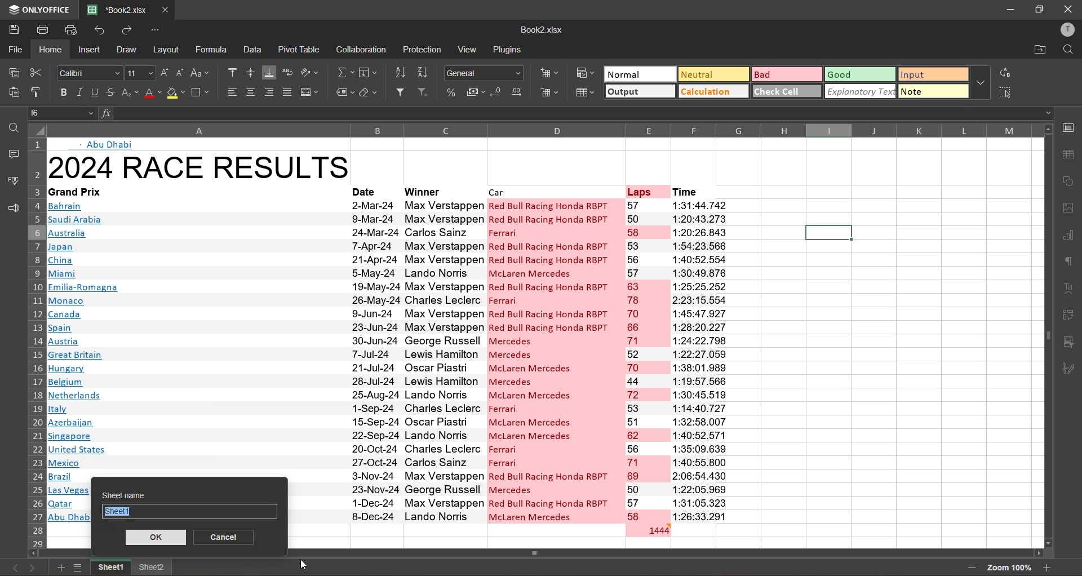 The image size is (1082, 576). I want to click on plugins, so click(507, 48).